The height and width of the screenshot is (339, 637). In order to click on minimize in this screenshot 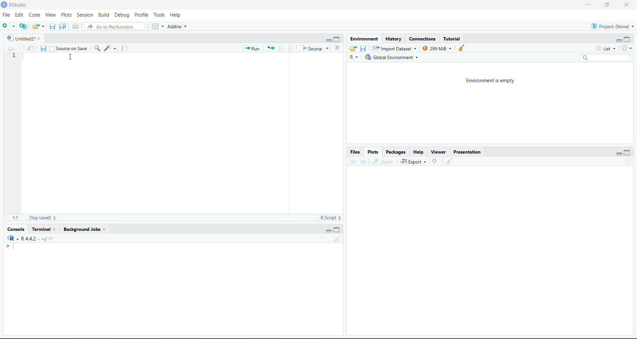, I will do `click(329, 231)`.